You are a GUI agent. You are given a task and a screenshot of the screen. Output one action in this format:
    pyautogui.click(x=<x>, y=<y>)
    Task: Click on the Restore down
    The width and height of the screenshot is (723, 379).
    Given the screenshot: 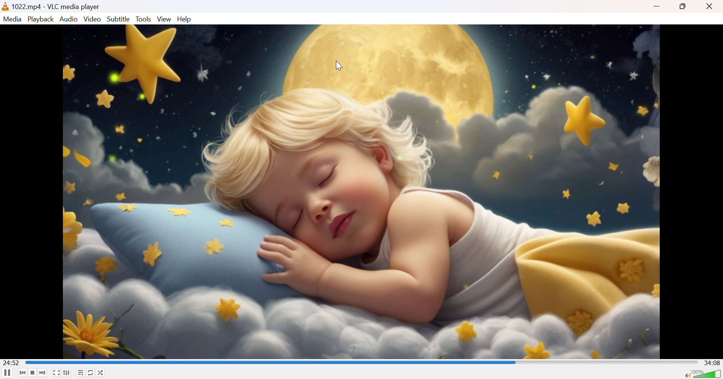 What is the action you would take?
    pyautogui.click(x=684, y=7)
    